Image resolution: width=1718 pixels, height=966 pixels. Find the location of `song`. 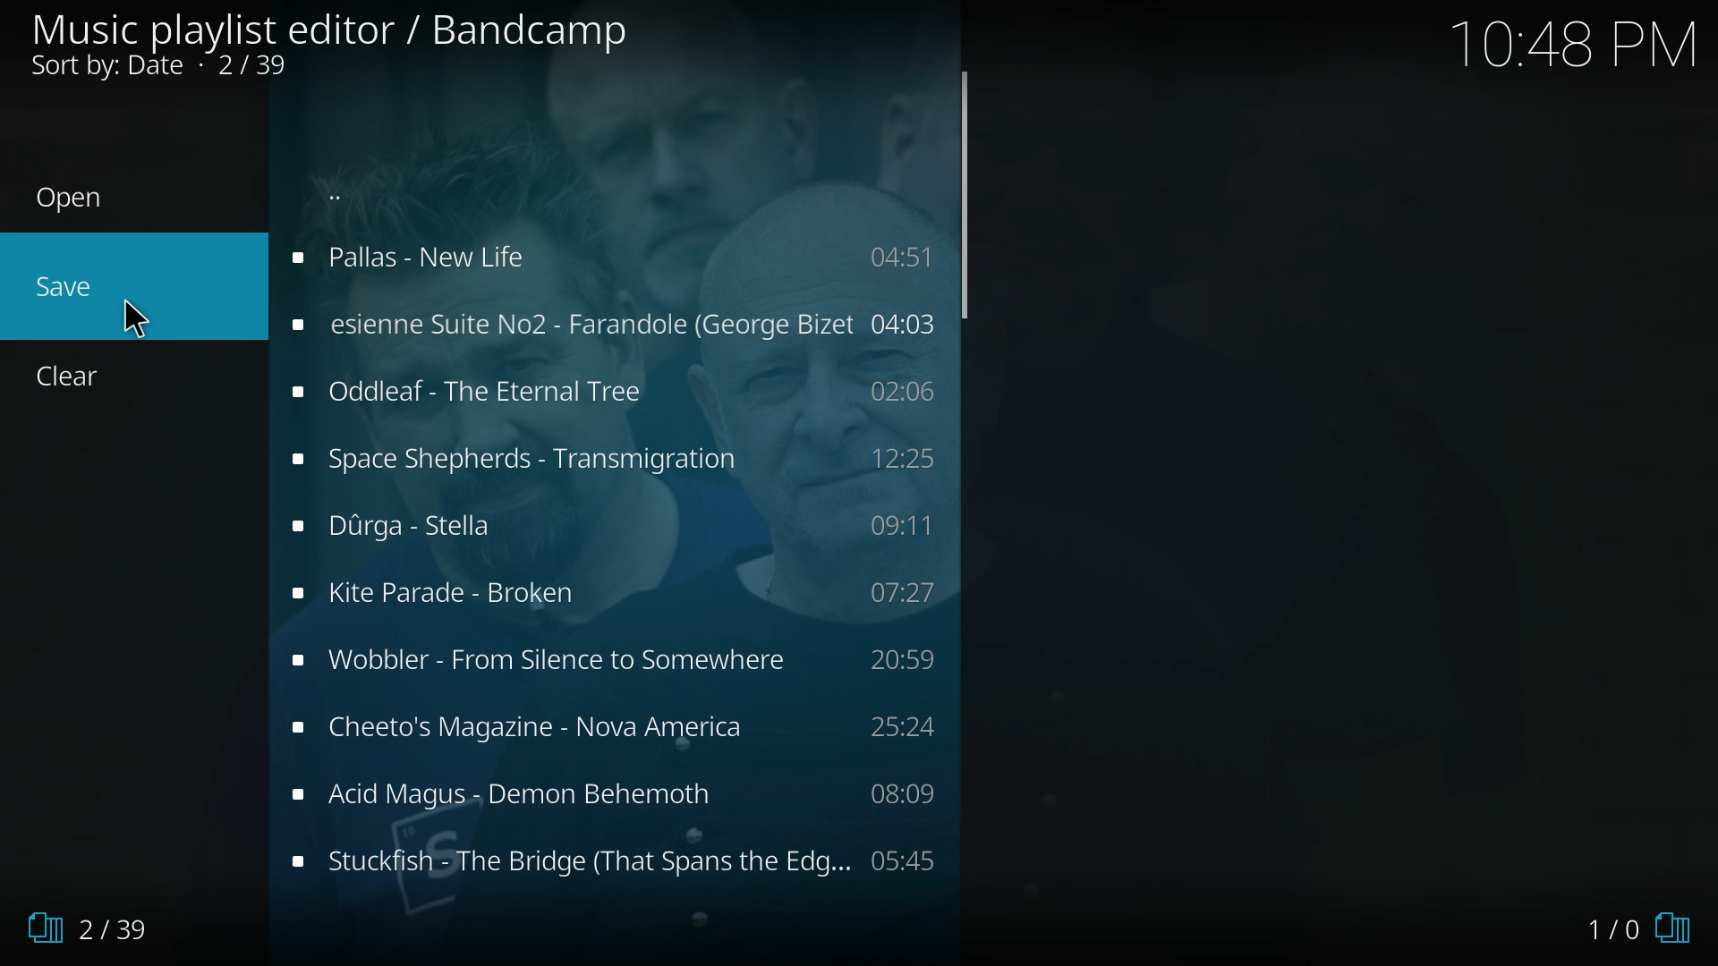

song is located at coordinates (609, 461).